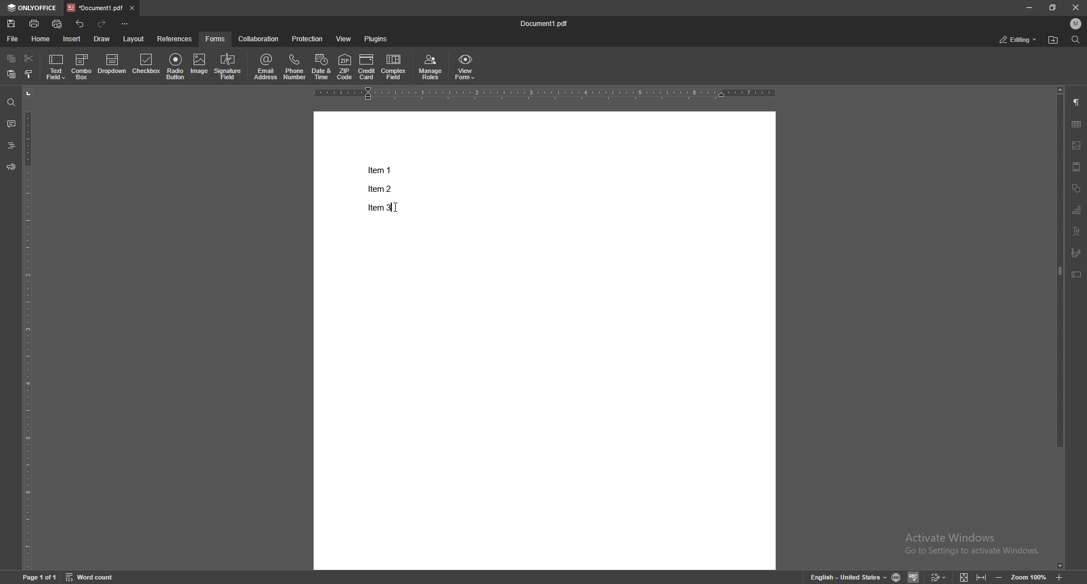  What do you see at coordinates (848, 576) in the screenshot?
I see `change text language` at bounding box center [848, 576].